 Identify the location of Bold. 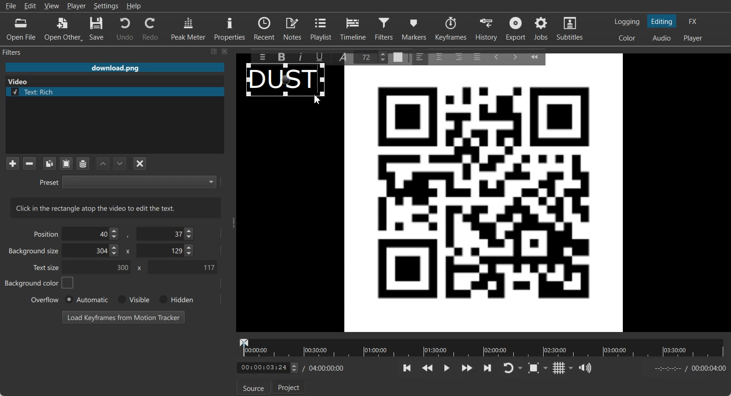
(281, 57).